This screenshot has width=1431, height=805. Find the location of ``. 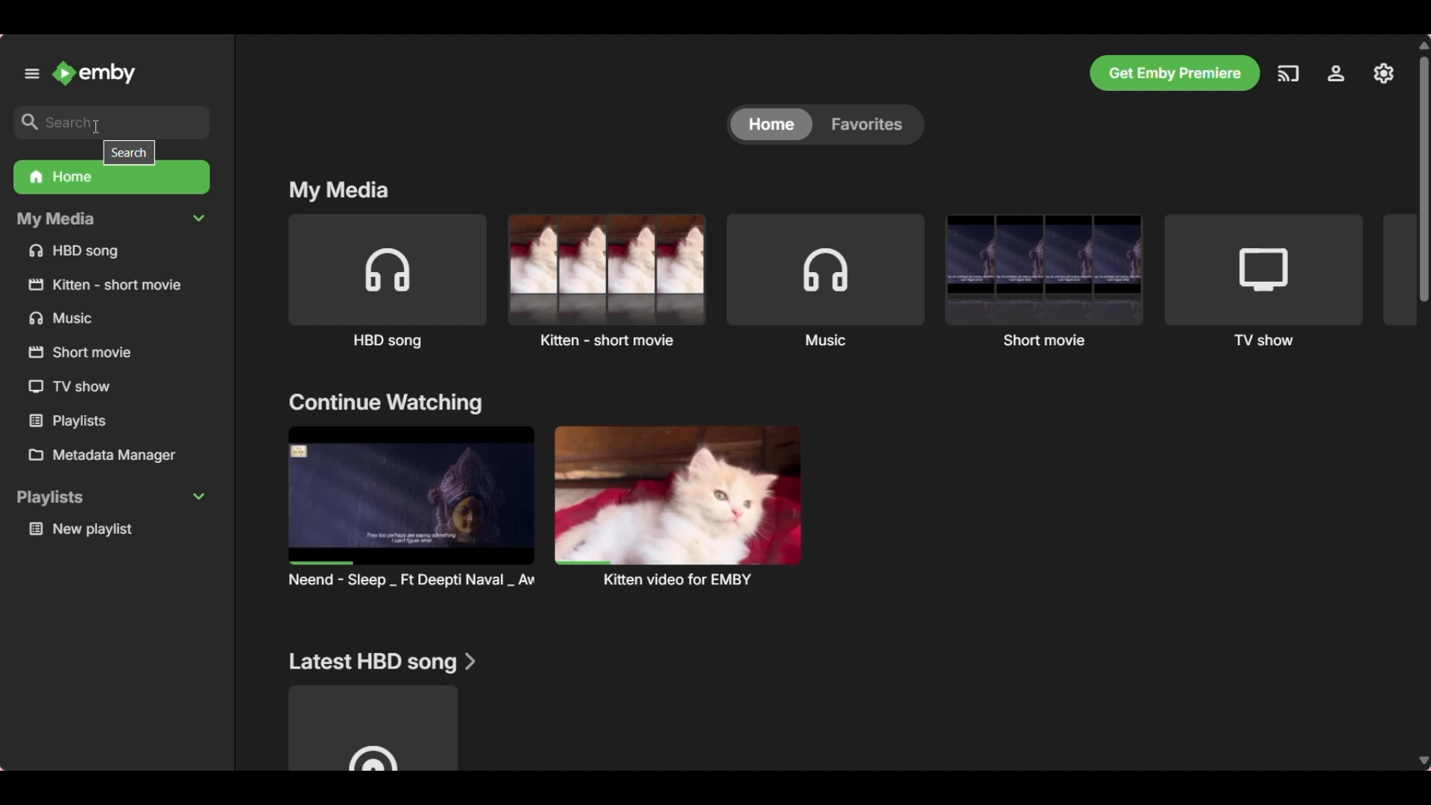

 is located at coordinates (89, 421).